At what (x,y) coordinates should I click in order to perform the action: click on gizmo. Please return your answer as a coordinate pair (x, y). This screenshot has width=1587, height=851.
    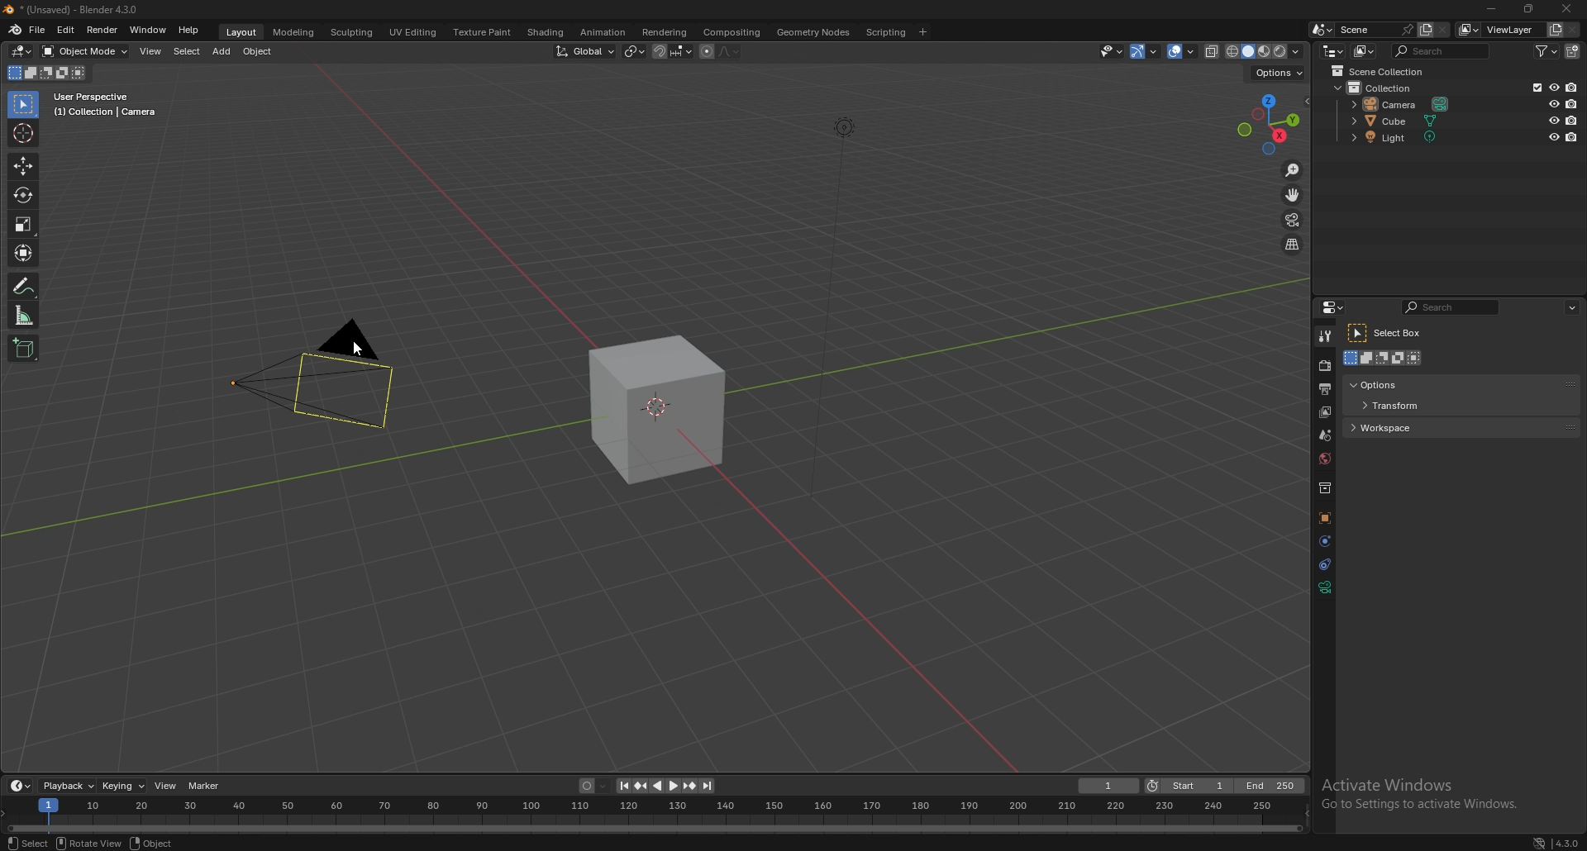
    Looking at the image, I should click on (1145, 51).